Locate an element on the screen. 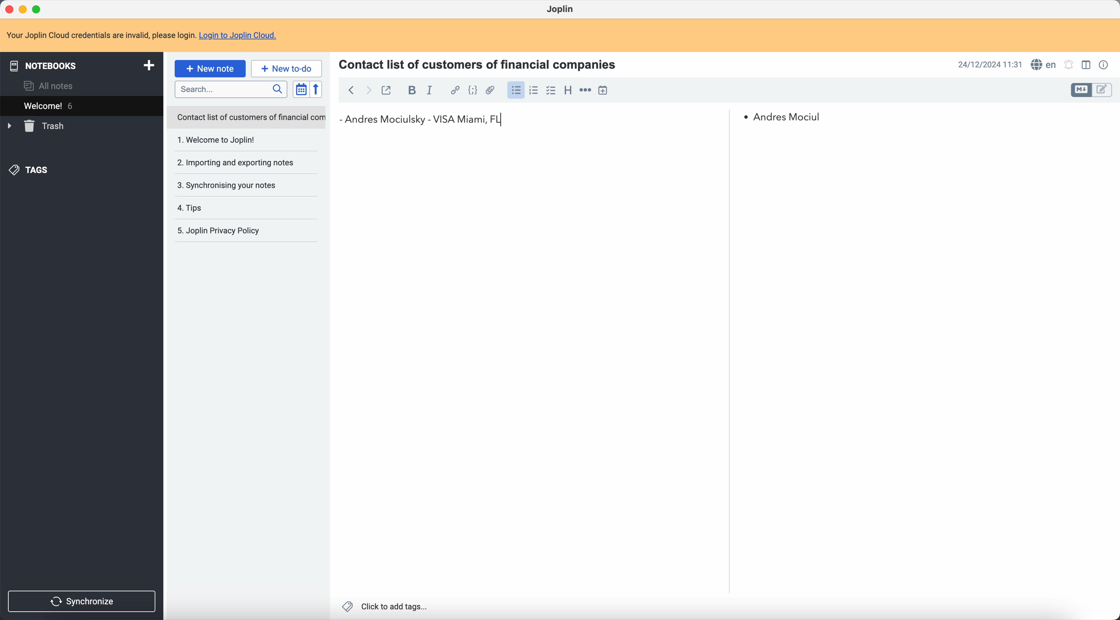  note properties is located at coordinates (1105, 65).